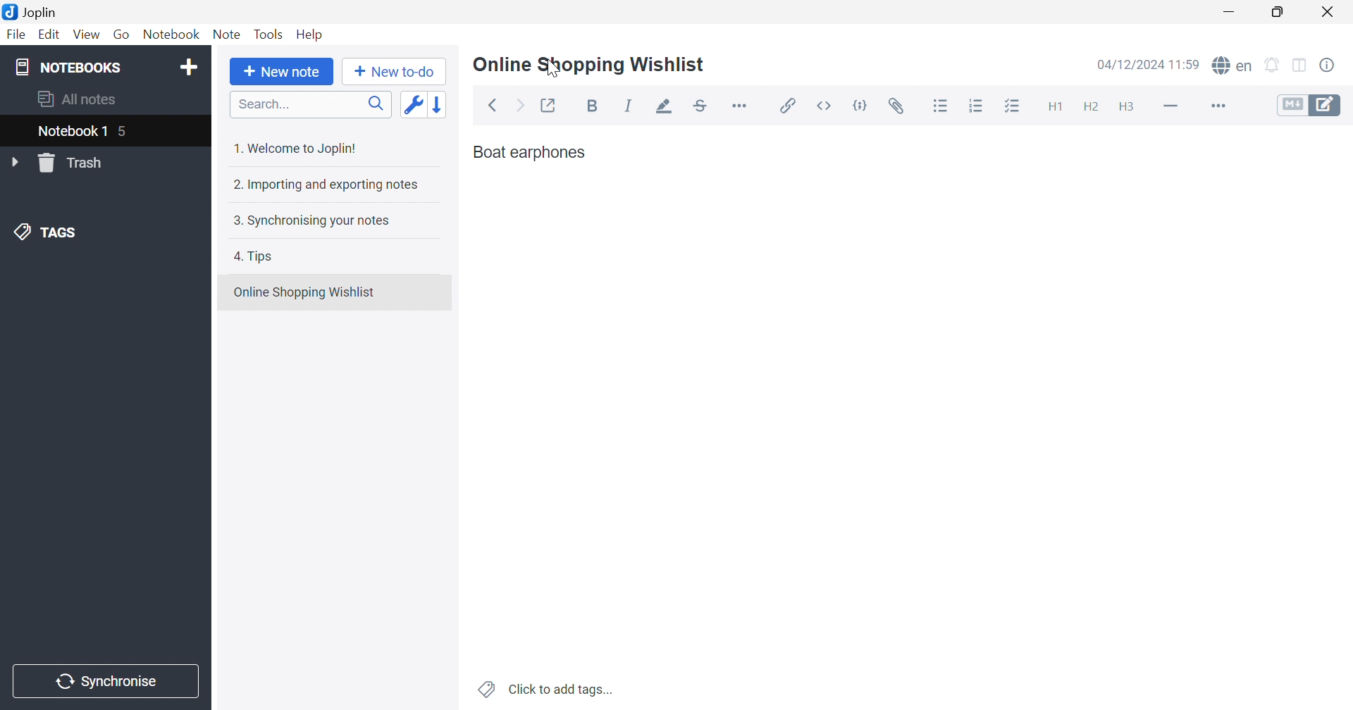 This screenshot has width=1353, height=710. I want to click on Notebook 1, so click(83, 130).